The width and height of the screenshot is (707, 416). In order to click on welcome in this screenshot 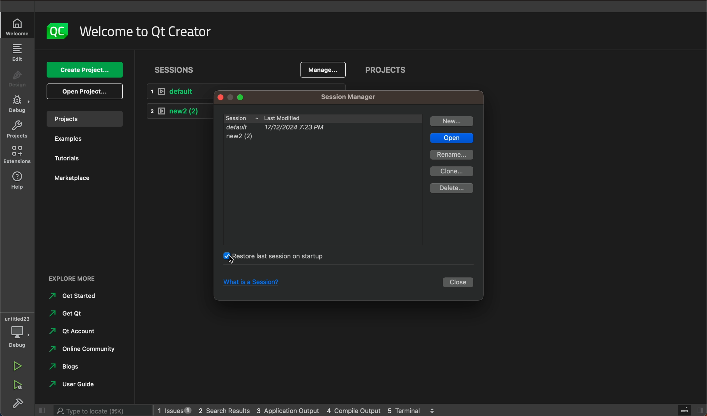, I will do `click(18, 26)`.